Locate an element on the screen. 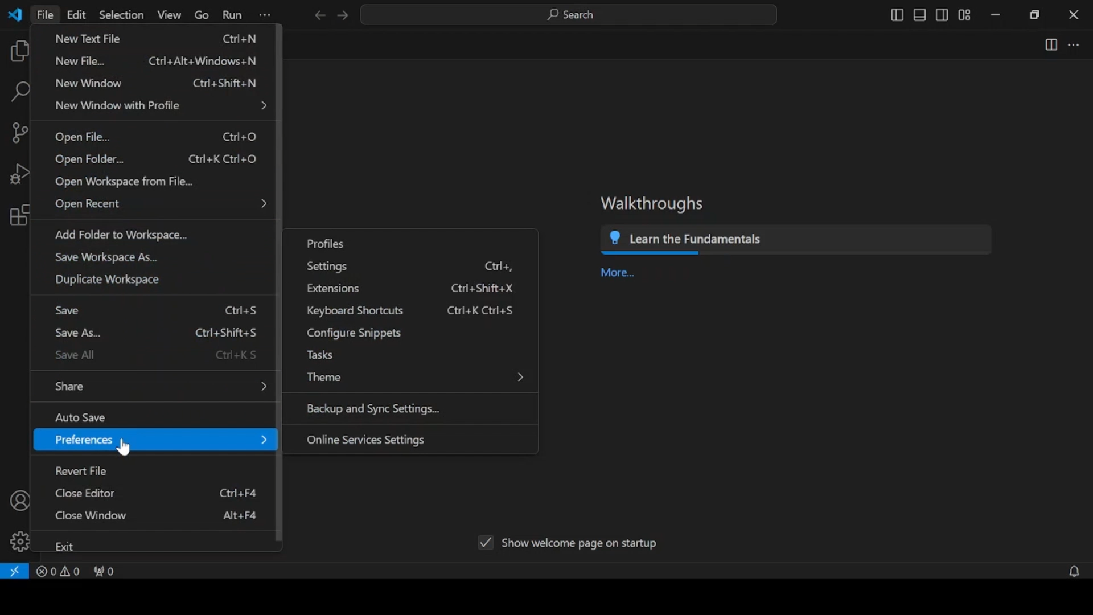  keyboard shortcuts is located at coordinates (356, 311).